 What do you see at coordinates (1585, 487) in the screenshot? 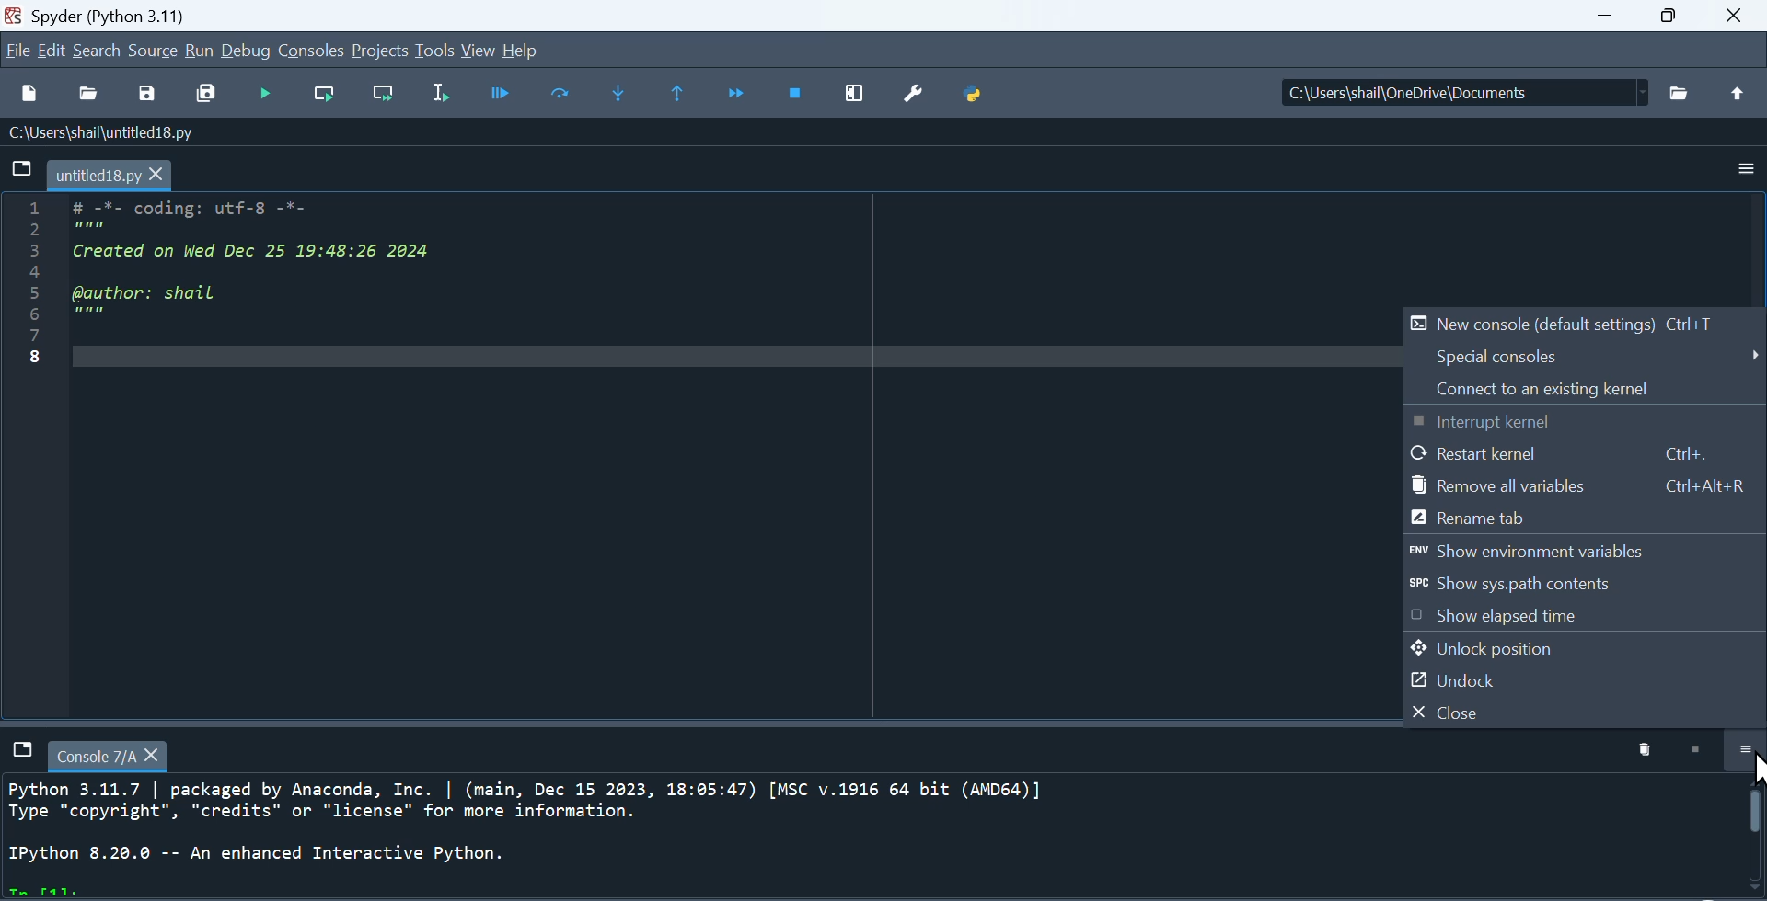
I see `remove all variables` at bounding box center [1585, 487].